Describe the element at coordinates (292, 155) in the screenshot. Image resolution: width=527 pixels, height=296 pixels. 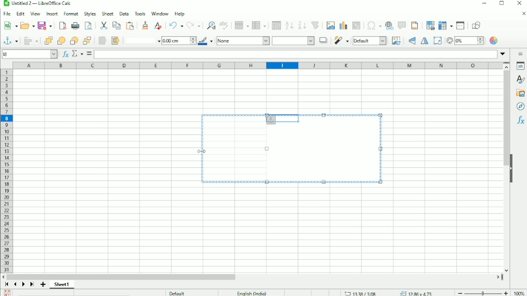
I see `Image Resized` at that location.